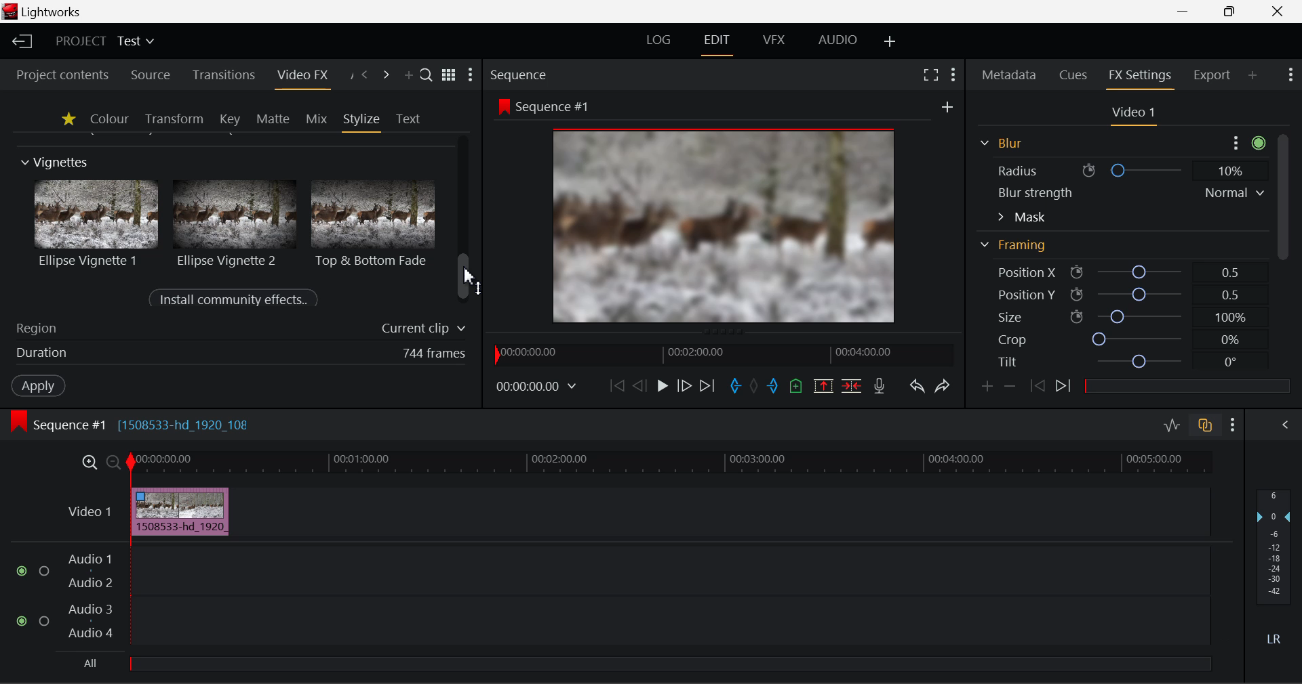 The image size is (1302, 684). Describe the element at coordinates (537, 385) in the screenshot. I see `Frame Time` at that location.